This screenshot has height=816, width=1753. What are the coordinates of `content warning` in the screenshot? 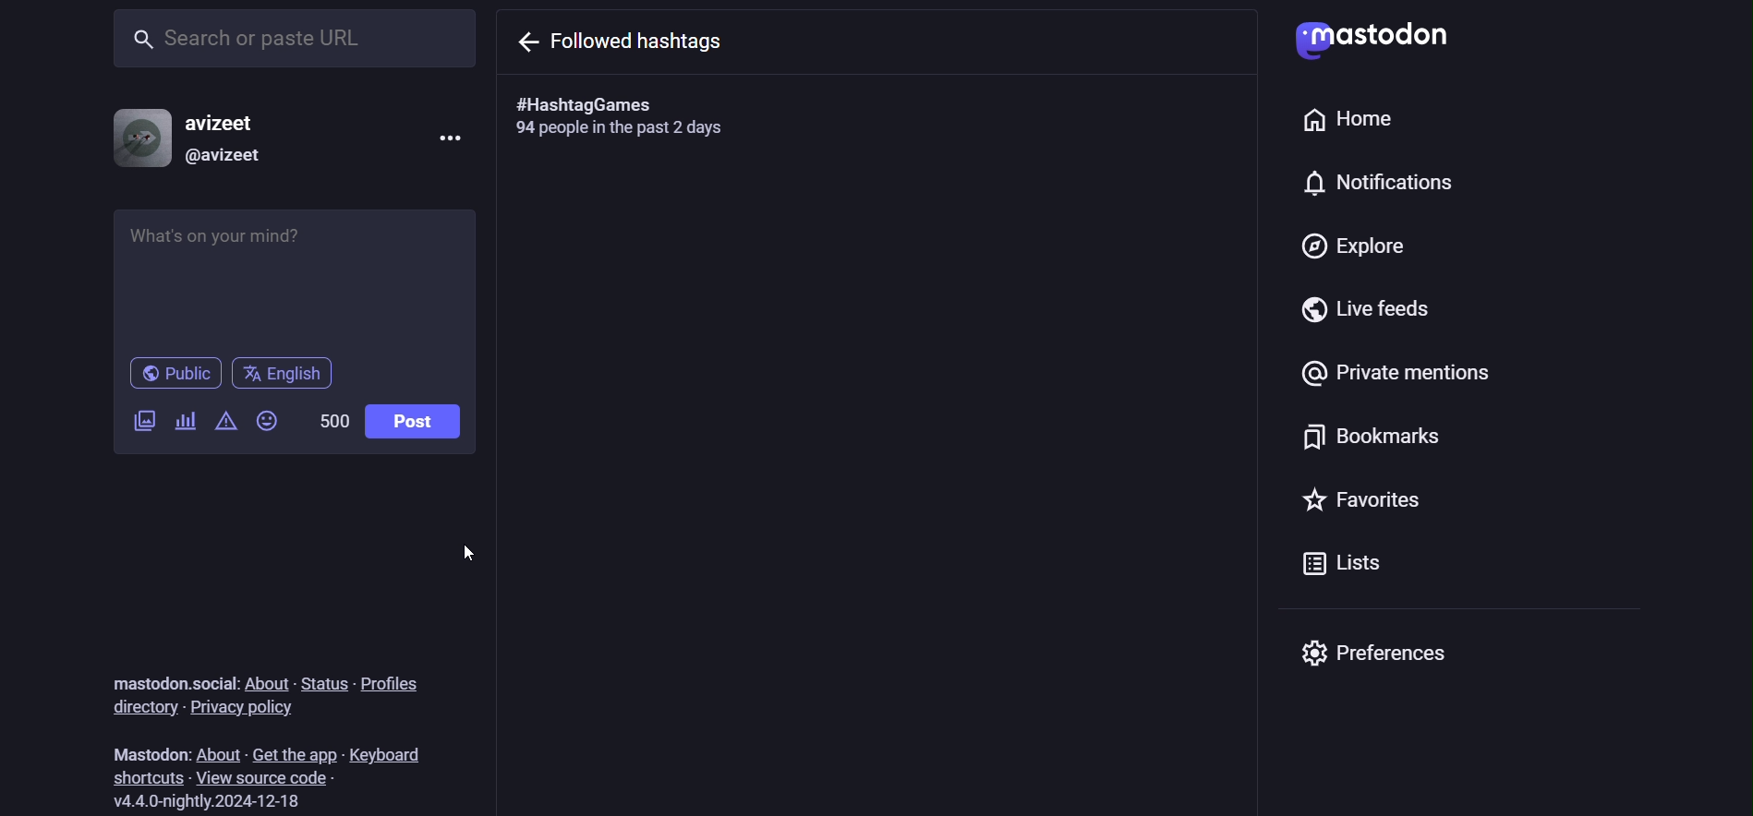 It's located at (224, 427).